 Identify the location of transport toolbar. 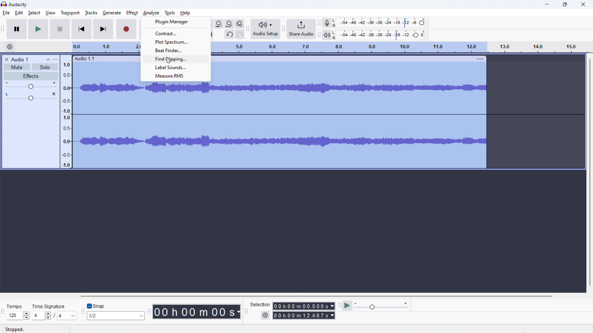
(3, 29).